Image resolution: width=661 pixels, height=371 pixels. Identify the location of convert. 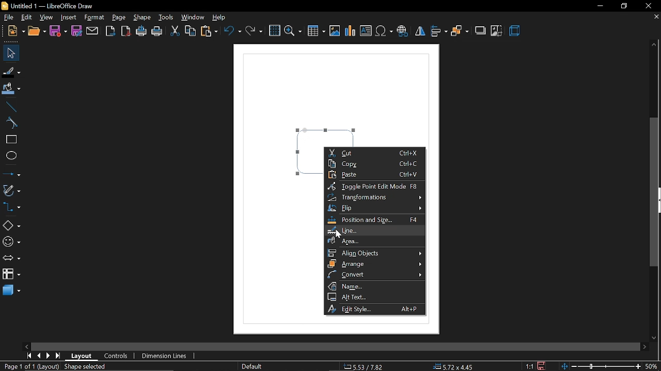
(375, 274).